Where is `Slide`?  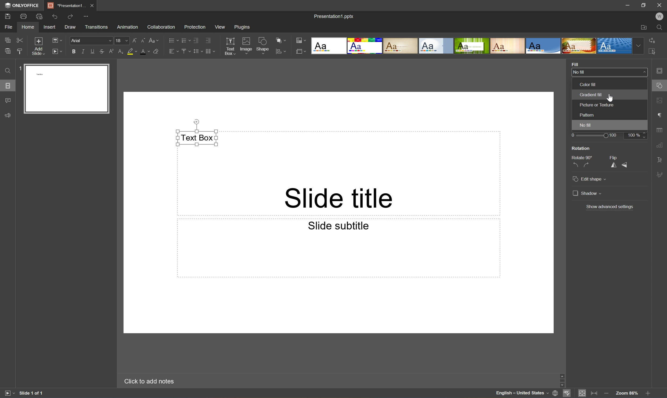
Slide is located at coordinates (66, 88).